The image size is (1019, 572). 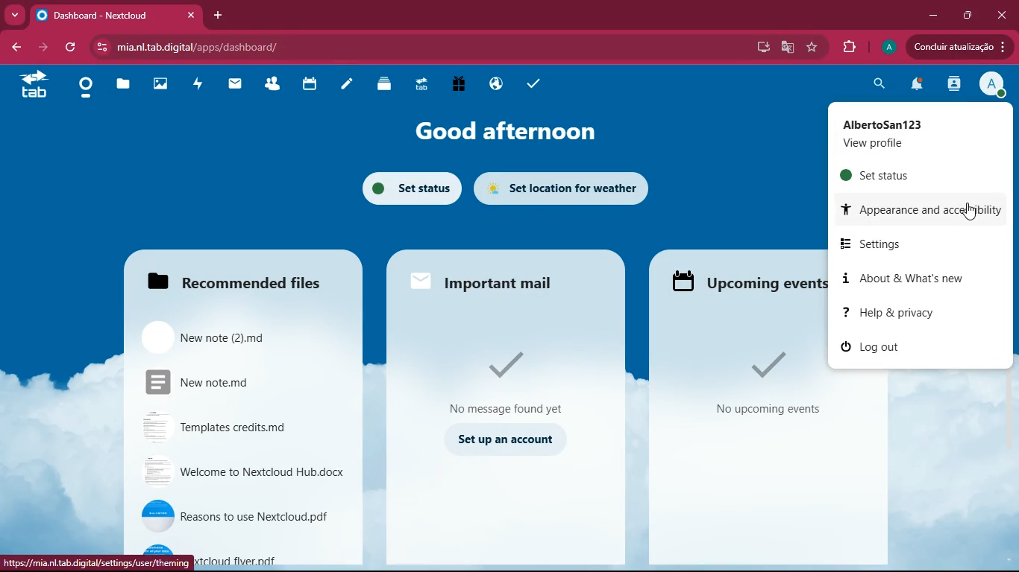 What do you see at coordinates (33, 85) in the screenshot?
I see `tab` at bounding box center [33, 85].